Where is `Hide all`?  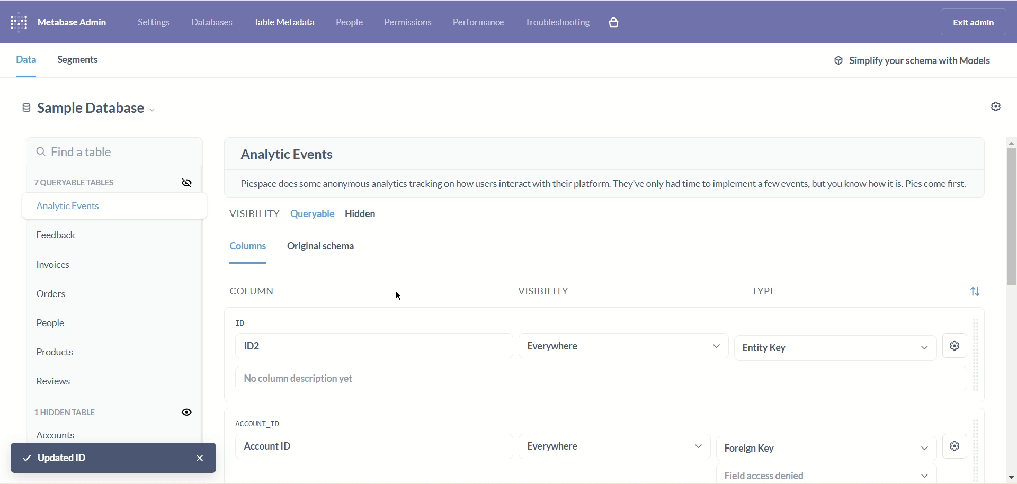
Hide all is located at coordinates (181, 181).